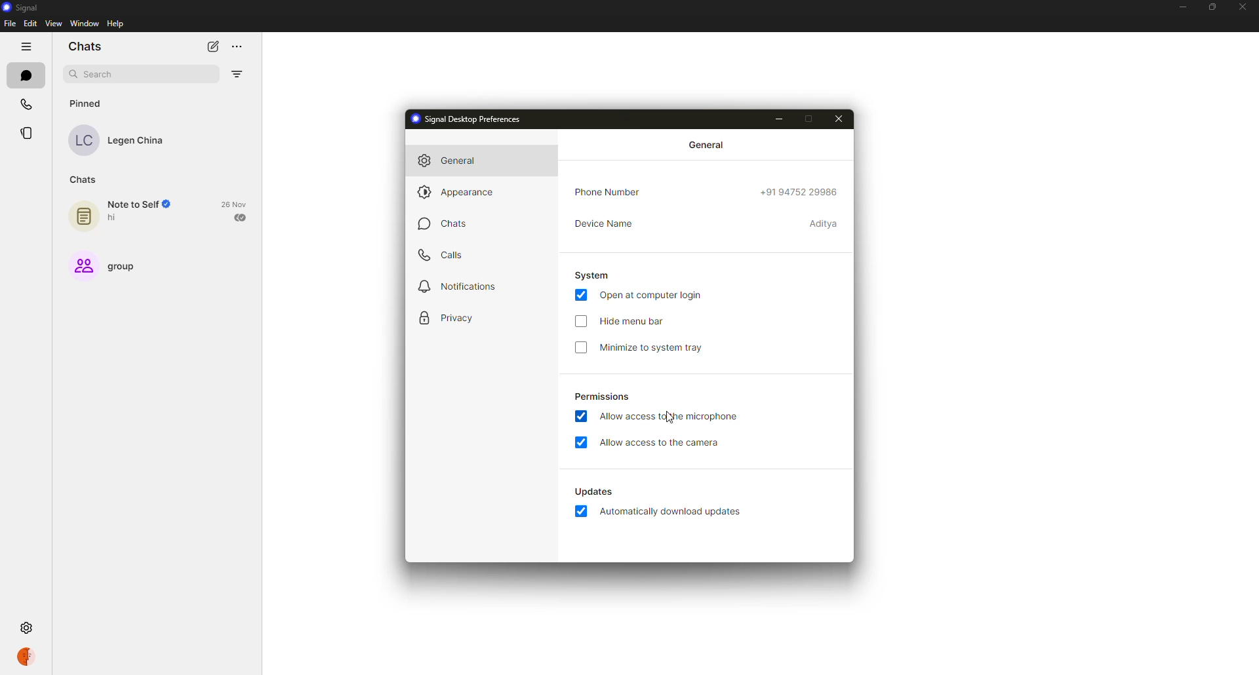 This screenshot has height=675, width=1259. What do you see at coordinates (87, 180) in the screenshot?
I see `chats` at bounding box center [87, 180].